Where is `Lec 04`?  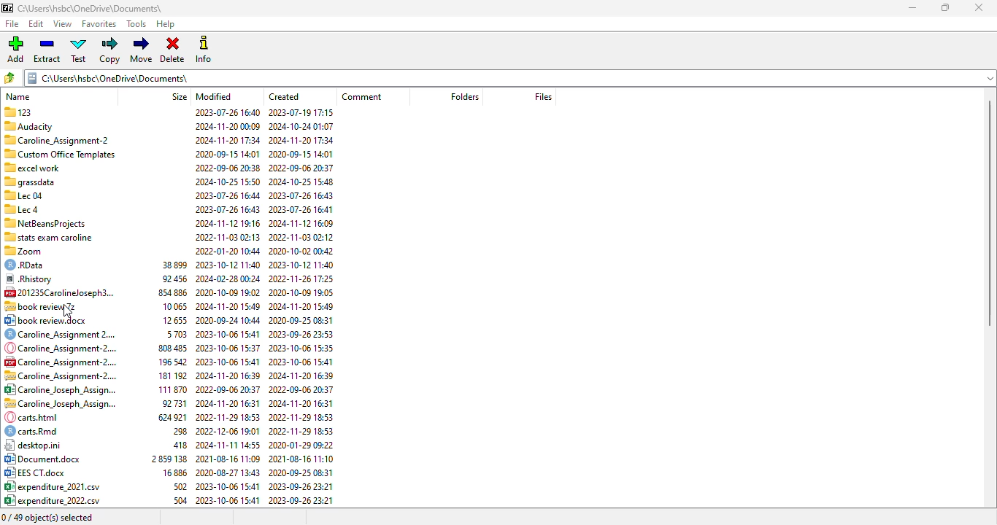 Lec 04 is located at coordinates (23, 195).